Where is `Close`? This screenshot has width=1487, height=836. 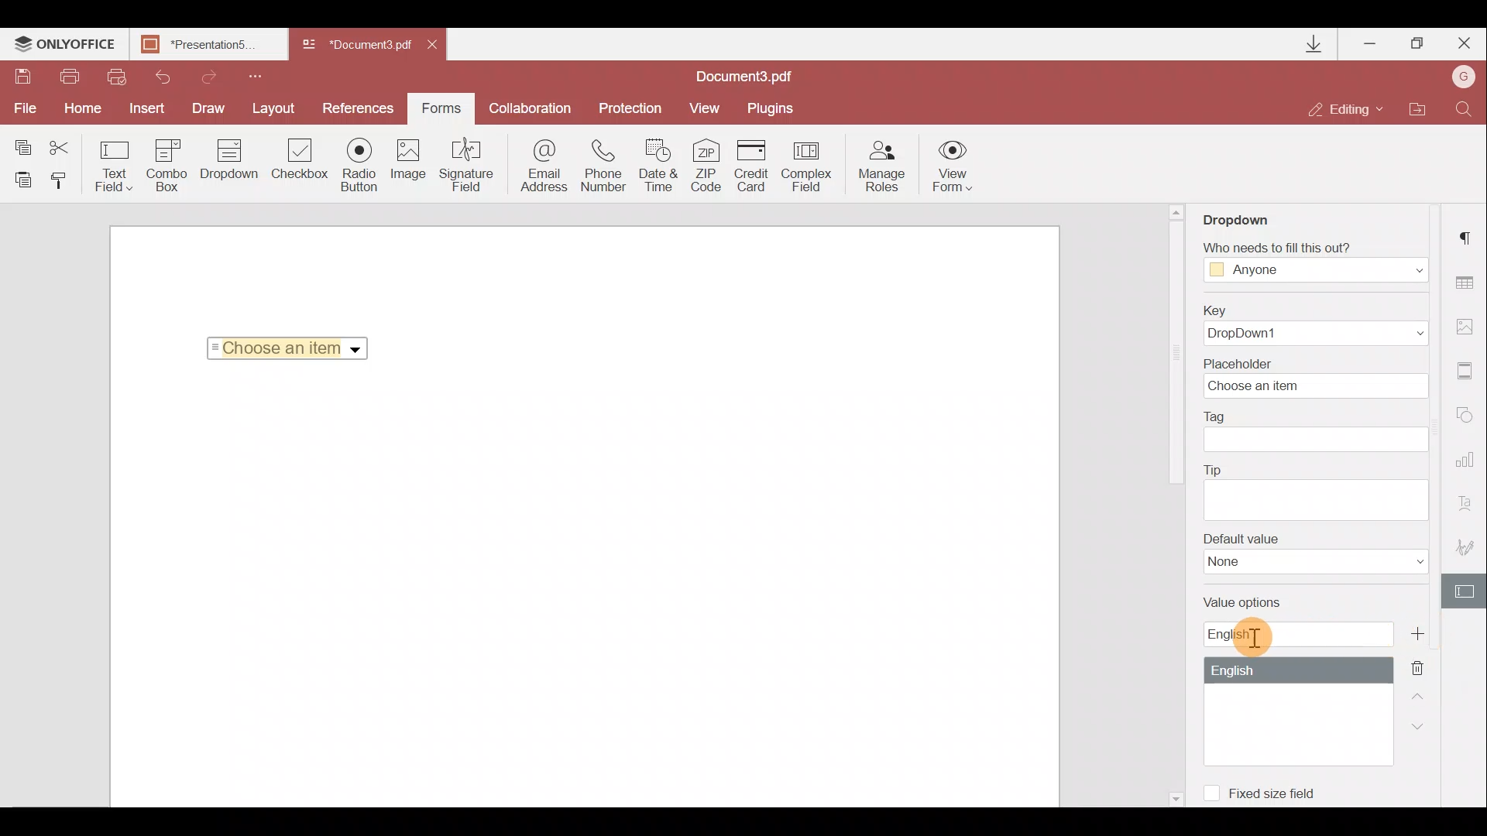
Close is located at coordinates (1463, 40).